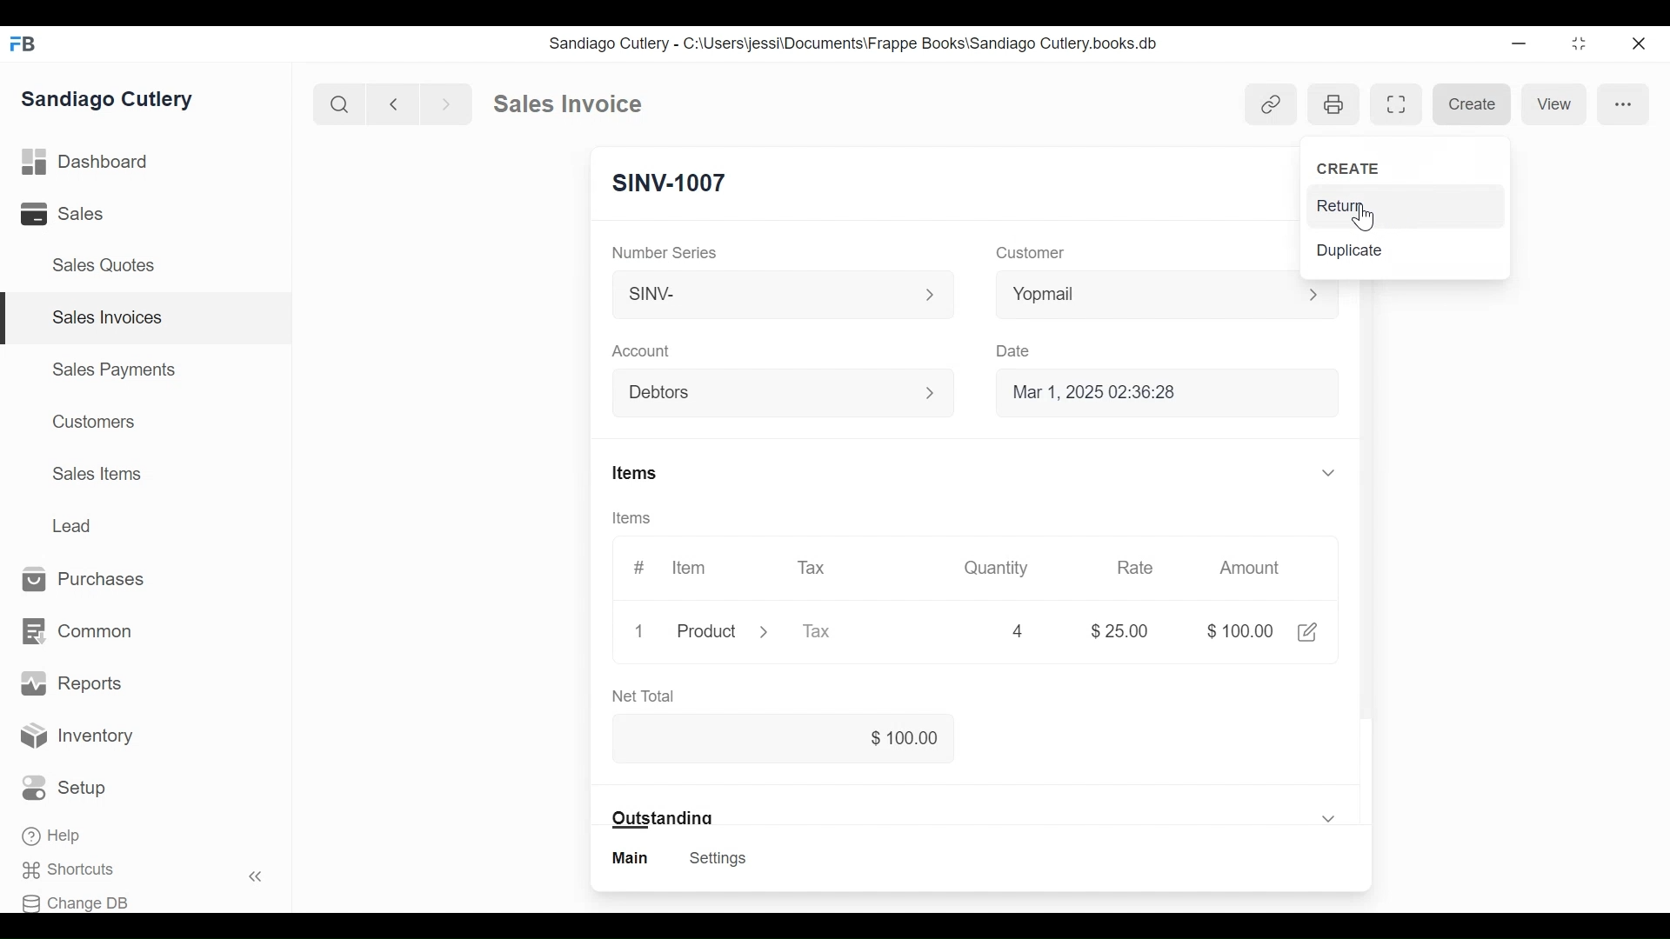 Image resolution: width=1670 pixels, height=939 pixels. What do you see at coordinates (813, 568) in the screenshot?
I see `Tax` at bounding box center [813, 568].